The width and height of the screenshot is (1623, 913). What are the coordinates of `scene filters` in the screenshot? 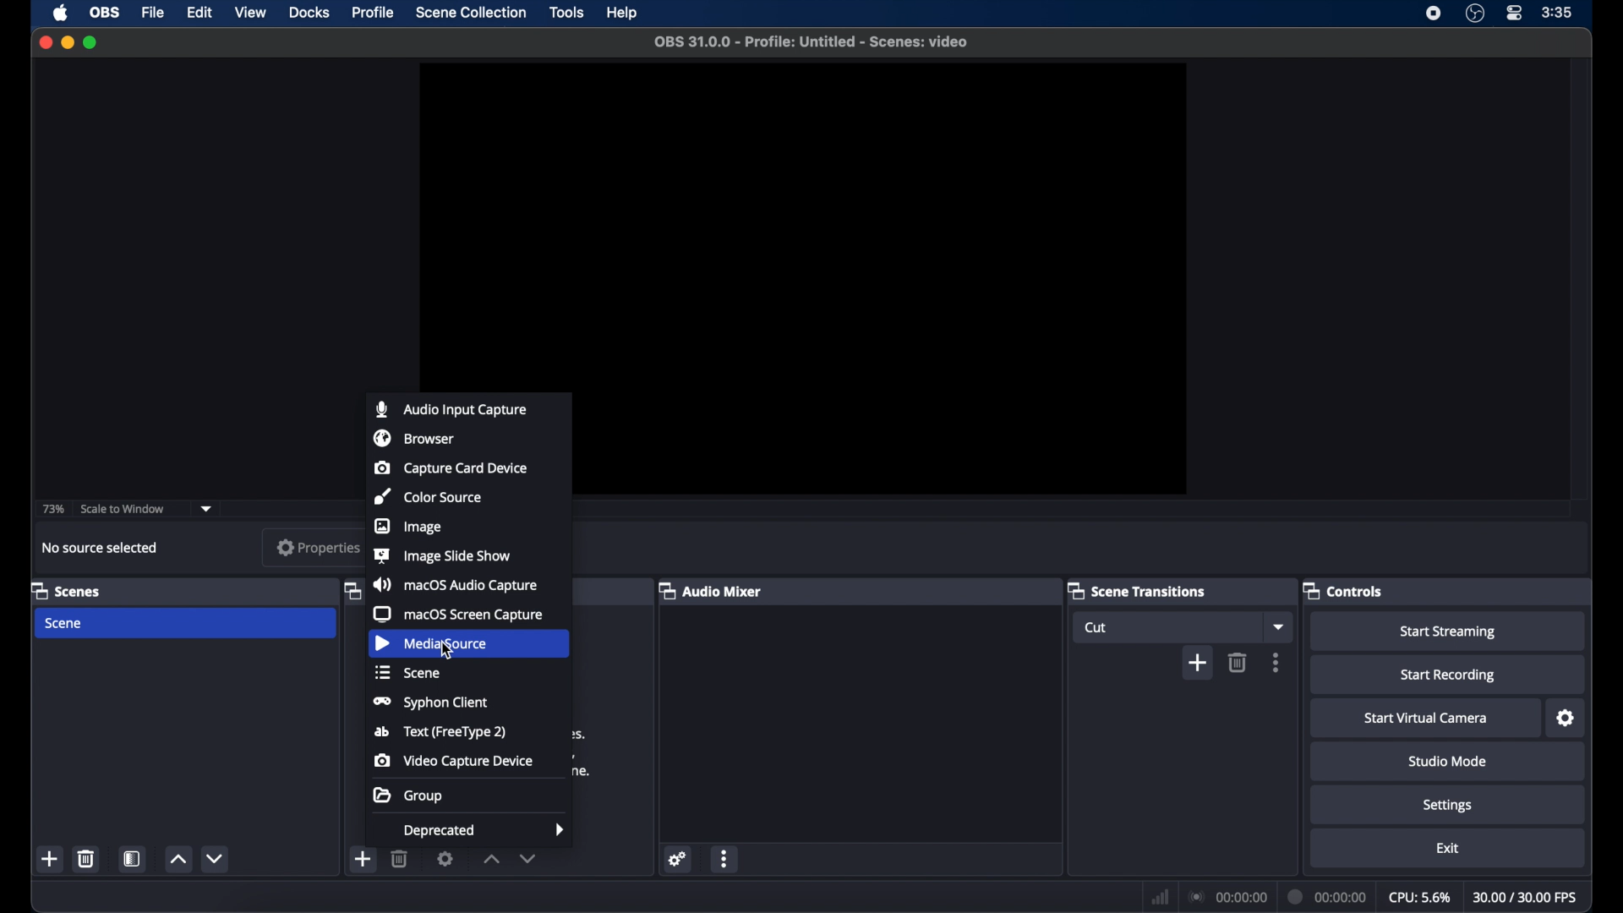 It's located at (132, 858).